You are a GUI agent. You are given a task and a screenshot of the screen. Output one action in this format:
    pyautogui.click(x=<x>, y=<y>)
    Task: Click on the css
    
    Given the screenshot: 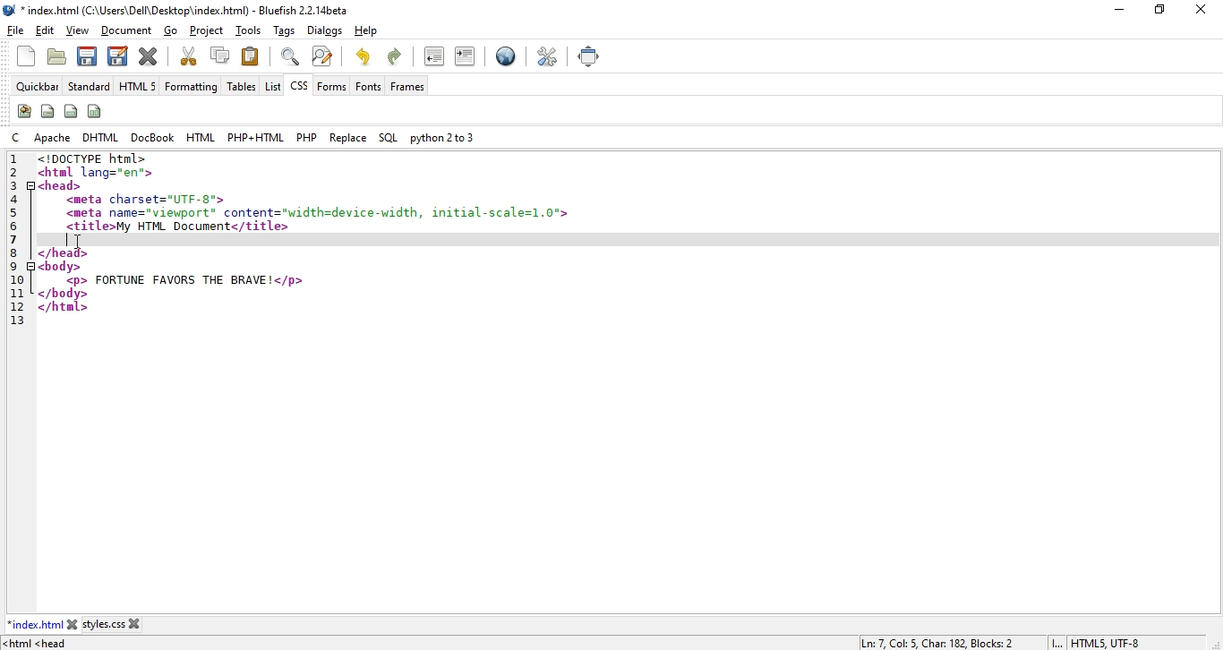 What is the action you would take?
    pyautogui.click(x=298, y=88)
    